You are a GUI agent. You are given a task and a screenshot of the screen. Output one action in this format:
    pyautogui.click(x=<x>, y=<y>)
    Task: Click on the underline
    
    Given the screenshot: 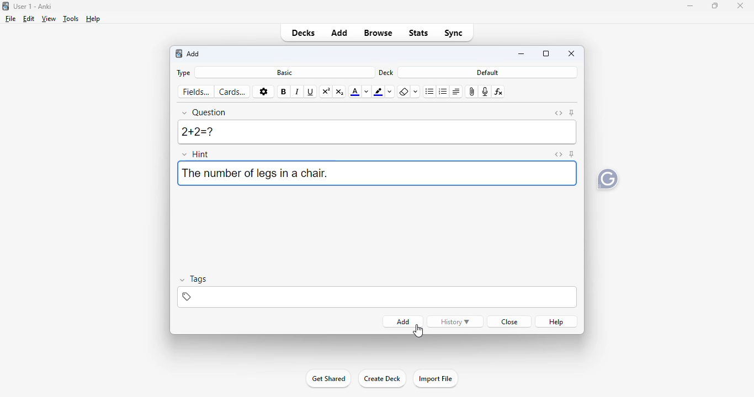 What is the action you would take?
    pyautogui.click(x=311, y=92)
    